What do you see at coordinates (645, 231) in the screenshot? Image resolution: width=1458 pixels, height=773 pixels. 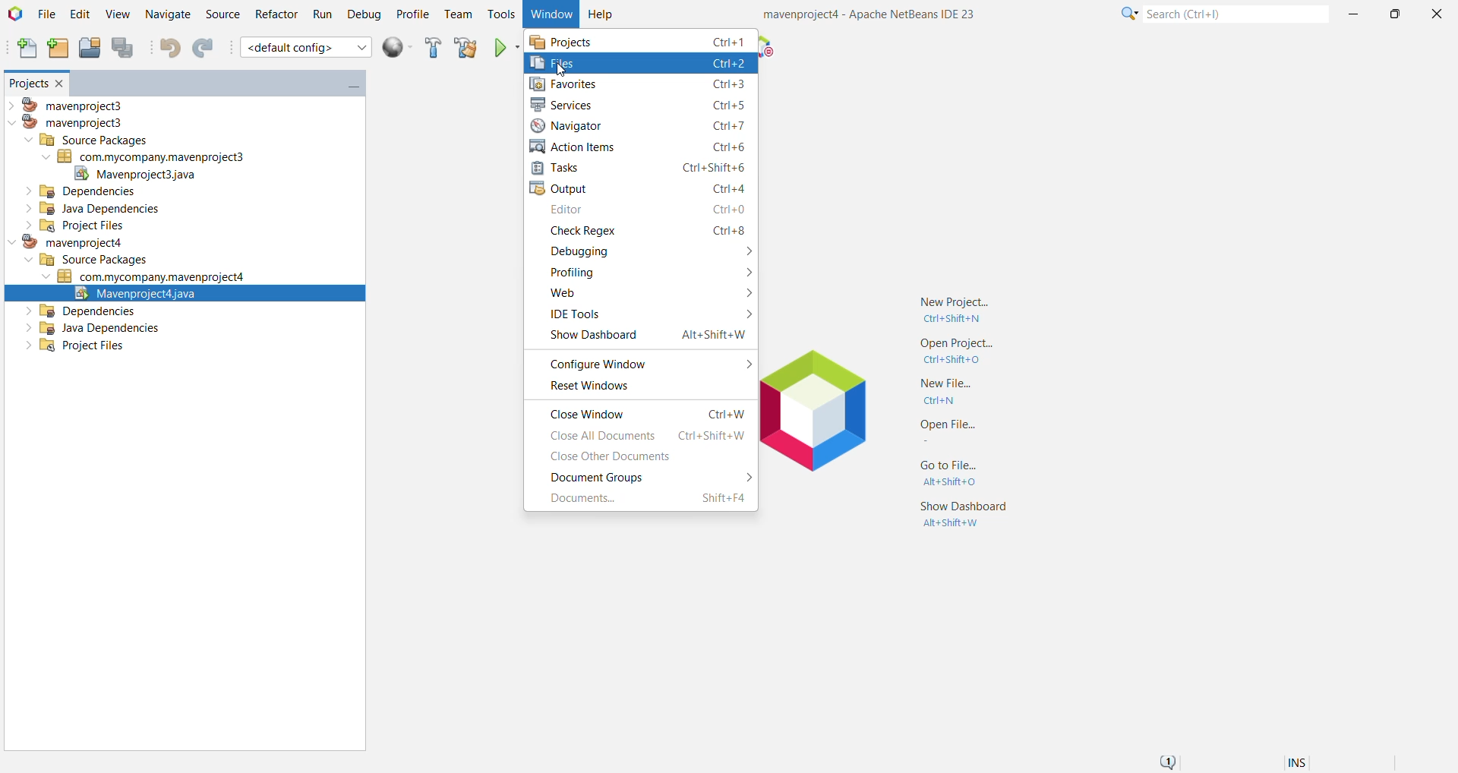 I see `Check Regex` at bounding box center [645, 231].